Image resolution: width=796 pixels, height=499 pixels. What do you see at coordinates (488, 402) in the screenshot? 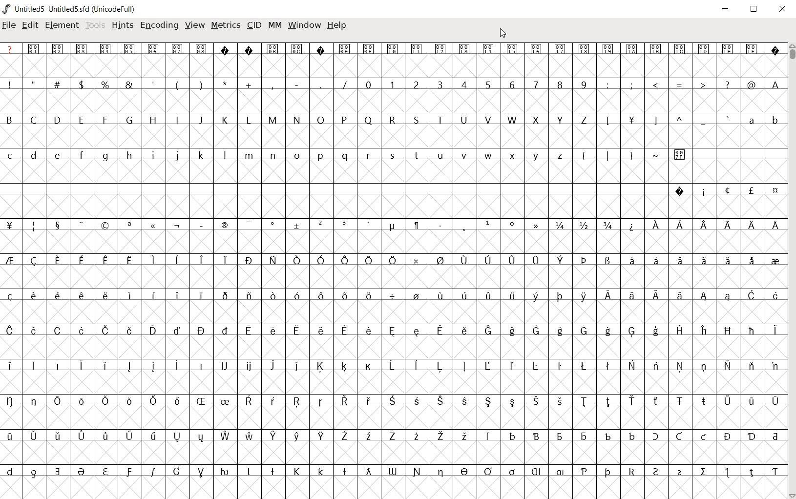
I see `Symbol` at bounding box center [488, 402].